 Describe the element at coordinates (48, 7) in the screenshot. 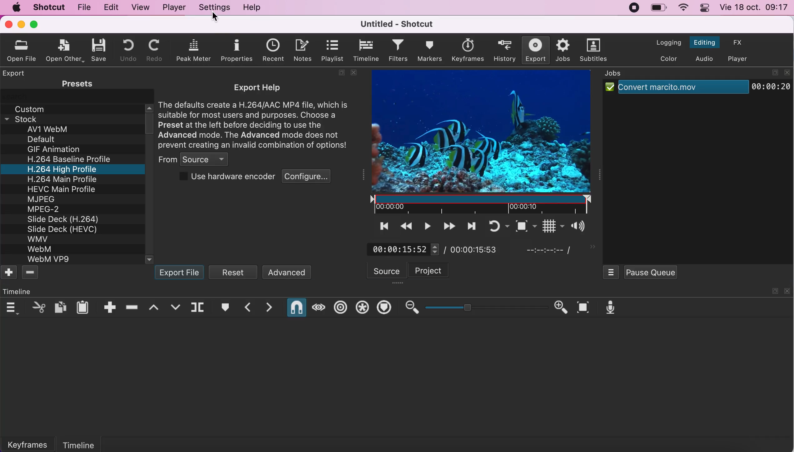

I see `shotcut` at that location.